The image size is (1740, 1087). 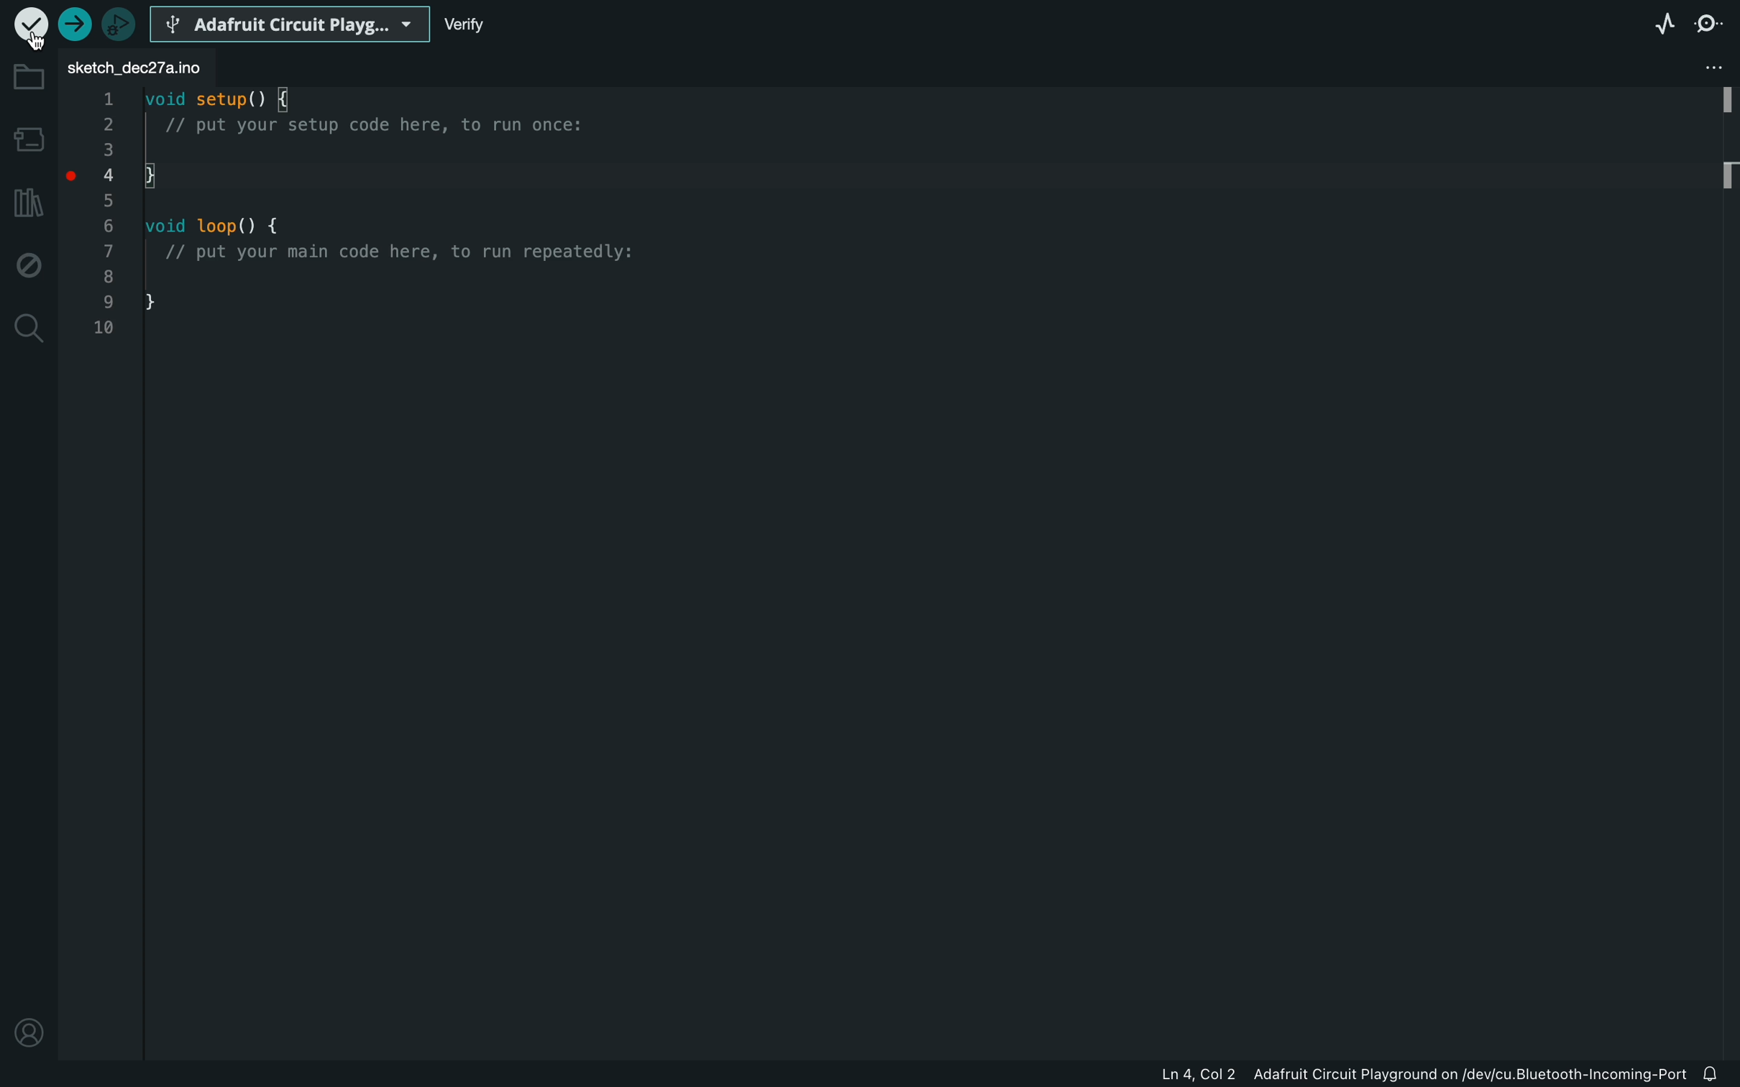 What do you see at coordinates (32, 29) in the screenshot?
I see `clicked` at bounding box center [32, 29].